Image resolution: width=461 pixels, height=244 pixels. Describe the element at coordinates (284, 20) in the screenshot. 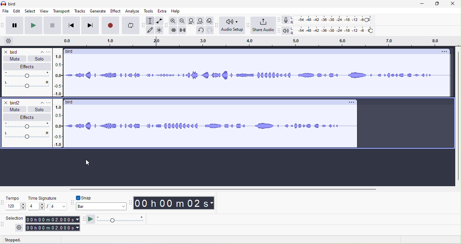

I see `record meter` at that location.